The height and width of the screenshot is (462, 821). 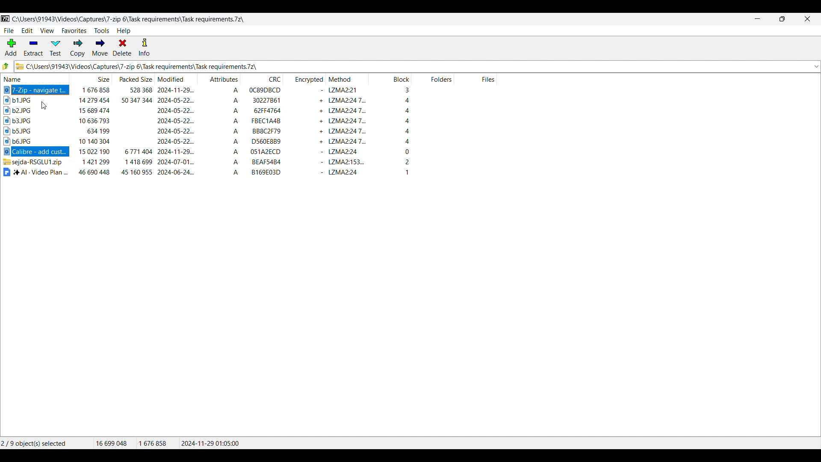 What do you see at coordinates (262, 78) in the screenshot?
I see `CRC column` at bounding box center [262, 78].